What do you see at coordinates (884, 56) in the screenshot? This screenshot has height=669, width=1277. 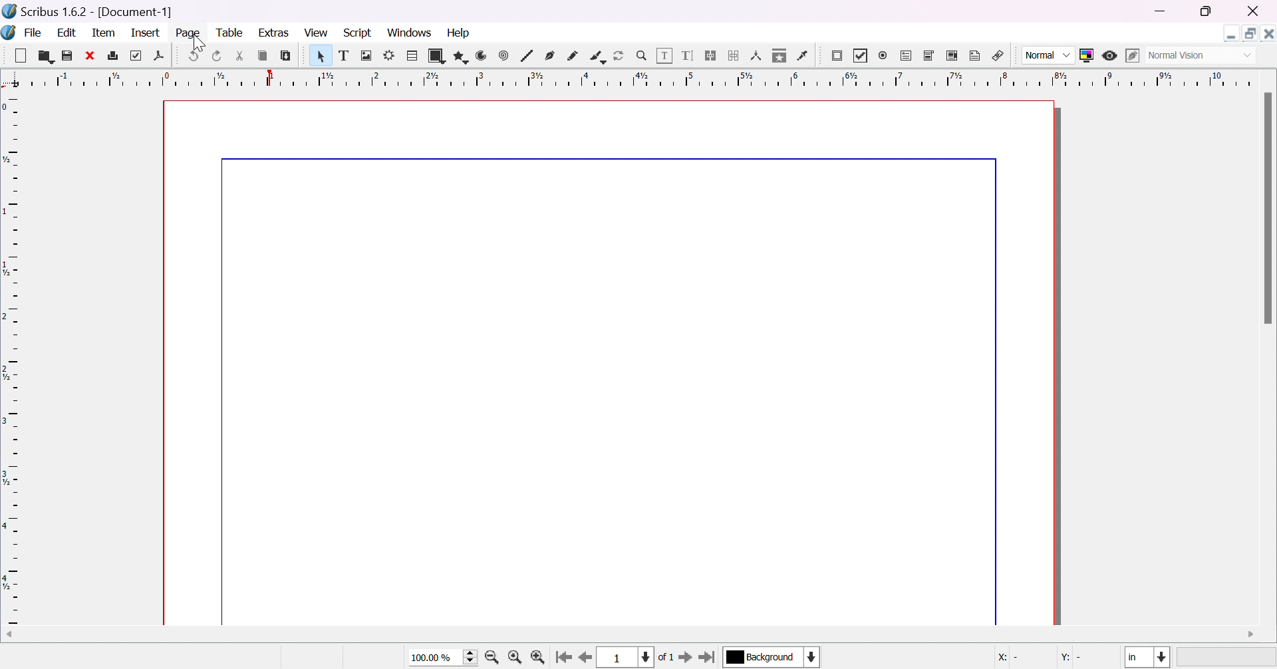 I see `PDF radio button` at bounding box center [884, 56].